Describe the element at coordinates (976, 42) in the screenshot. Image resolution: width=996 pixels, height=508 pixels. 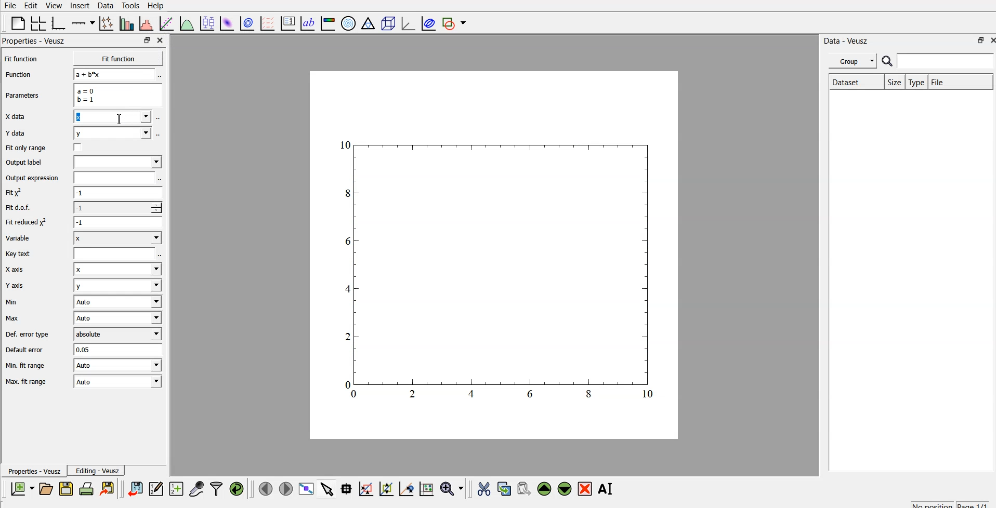
I see `restore down` at that location.